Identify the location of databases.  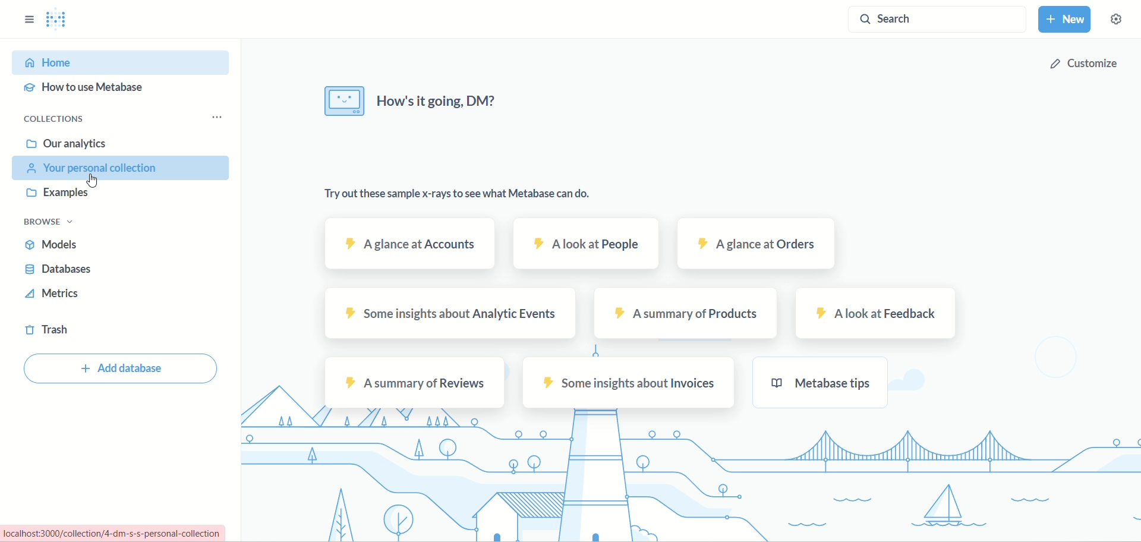
(59, 271).